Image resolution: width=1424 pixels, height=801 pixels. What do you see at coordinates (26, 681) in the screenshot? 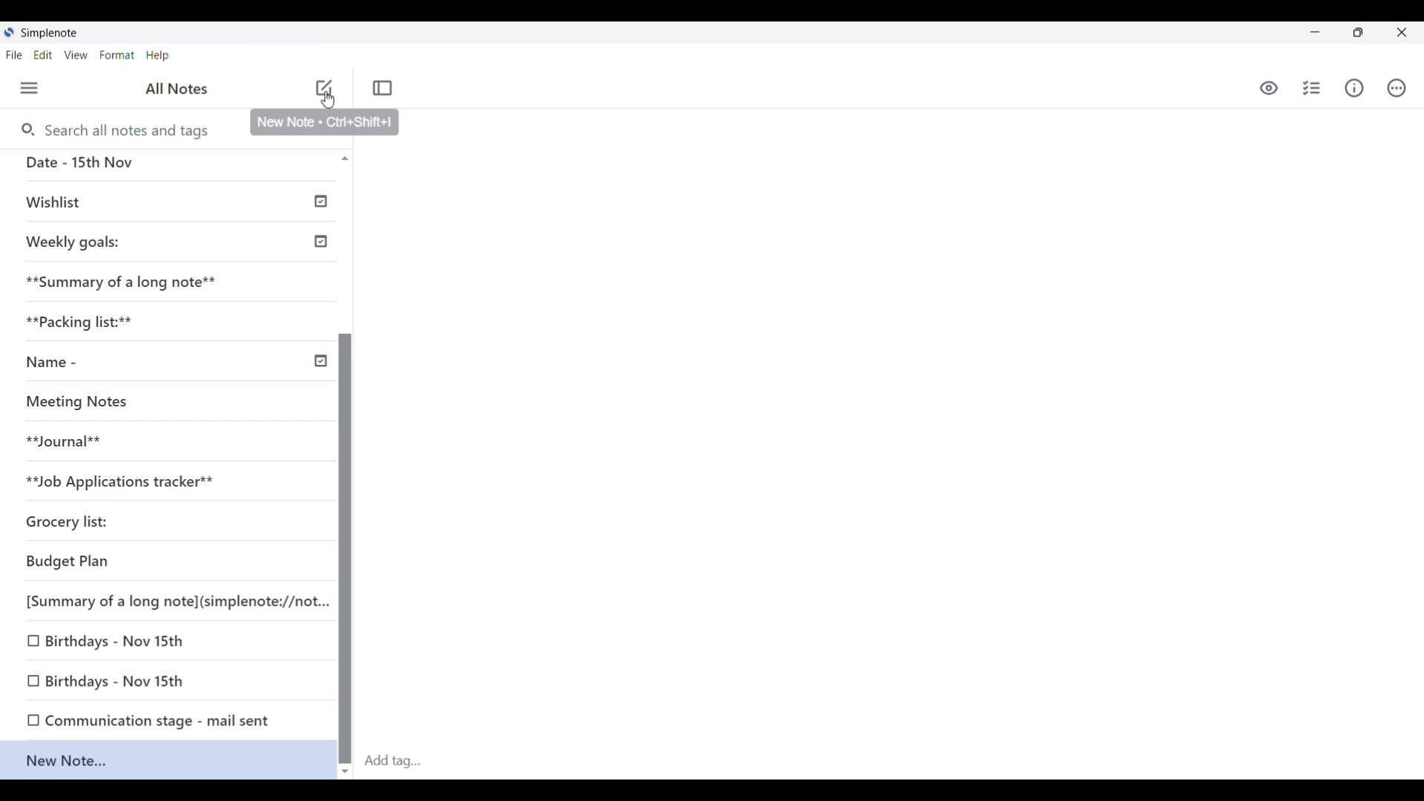
I see `checkbox` at bounding box center [26, 681].